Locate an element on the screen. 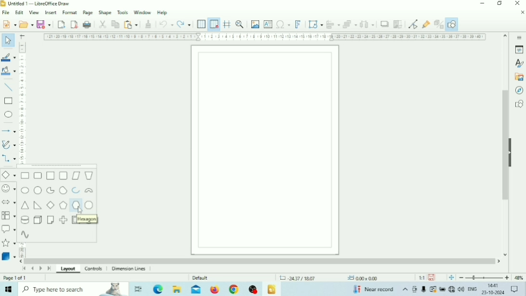 This screenshot has width=526, height=296. Layout is located at coordinates (68, 270).